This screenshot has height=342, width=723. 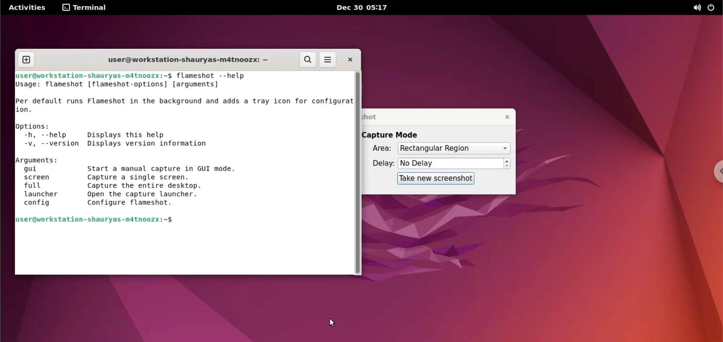 I want to click on sound options, so click(x=695, y=9).